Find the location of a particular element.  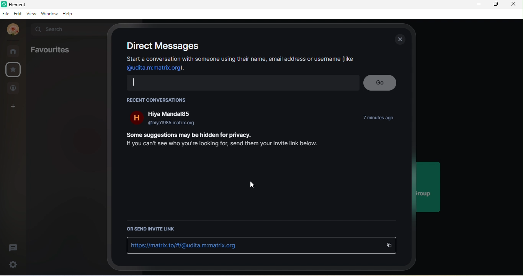

view is located at coordinates (31, 13).